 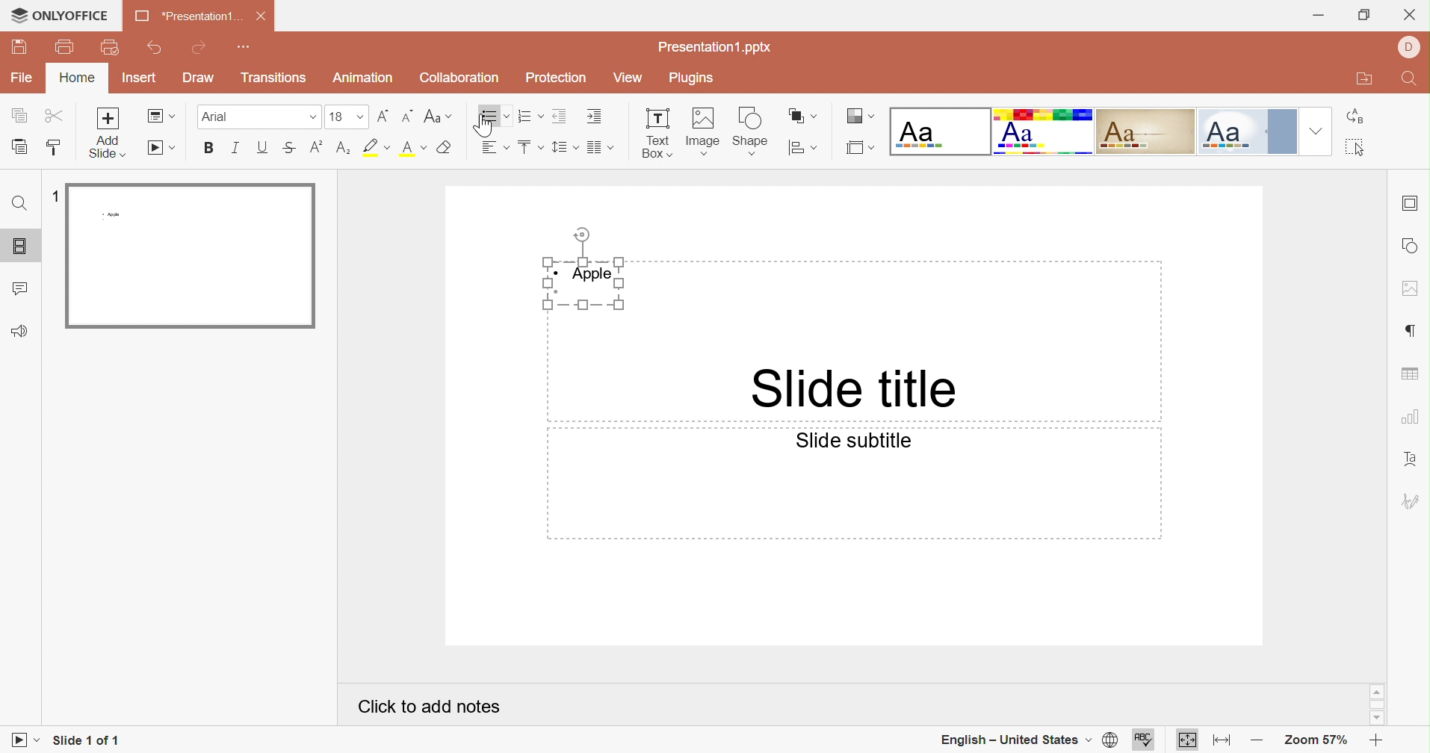 What do you see at coordinates (108, 132) in the screenshot?
I see `Add slide` at bounding box center [108, 132].